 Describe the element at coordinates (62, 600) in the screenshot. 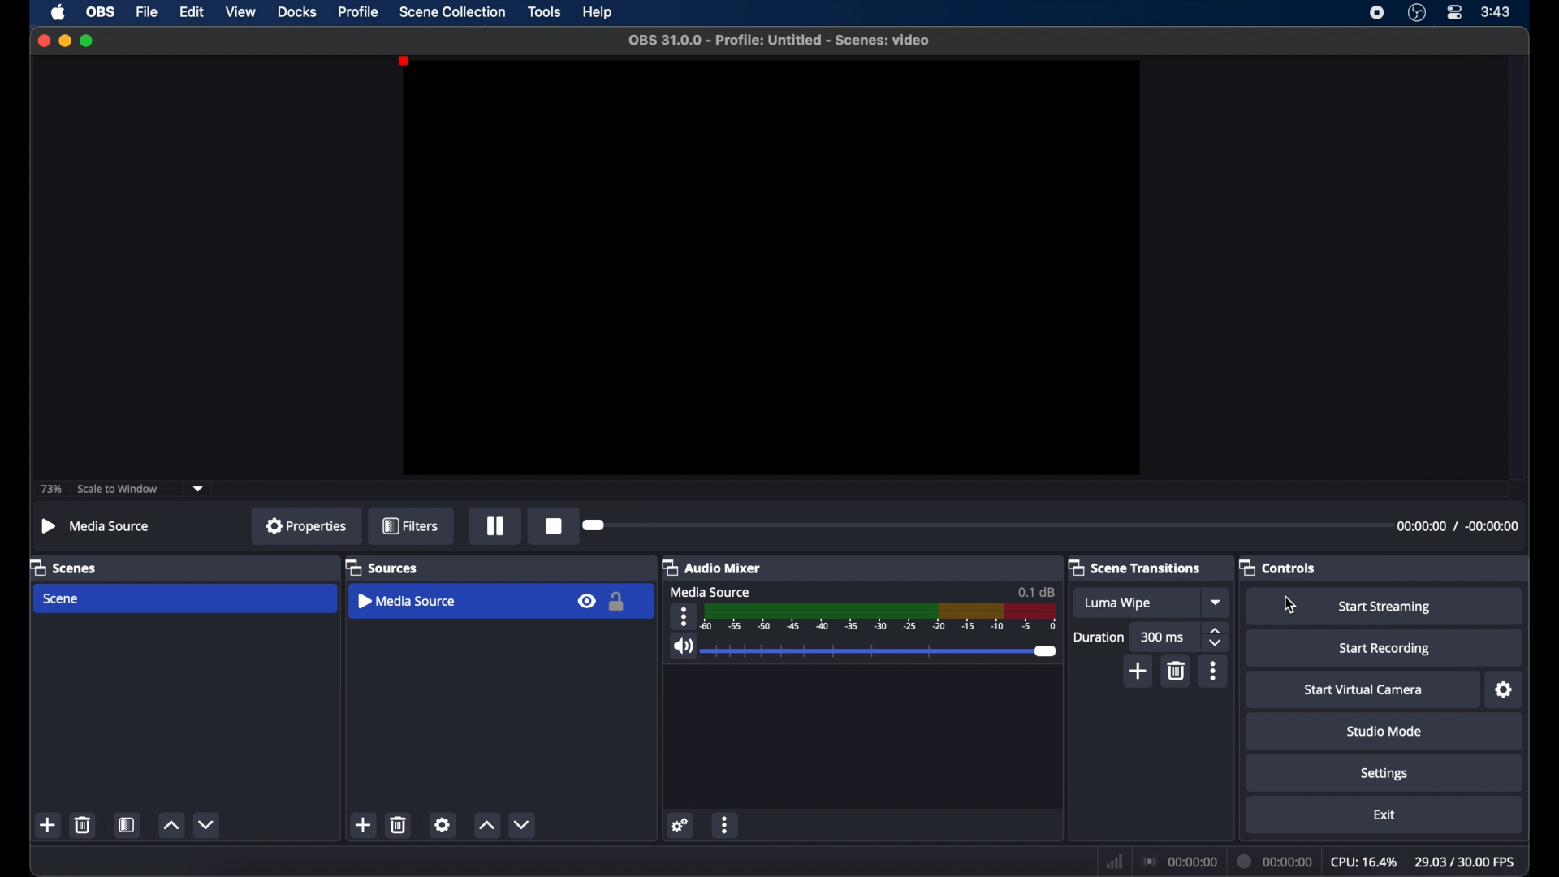

I see `scene` at that location.